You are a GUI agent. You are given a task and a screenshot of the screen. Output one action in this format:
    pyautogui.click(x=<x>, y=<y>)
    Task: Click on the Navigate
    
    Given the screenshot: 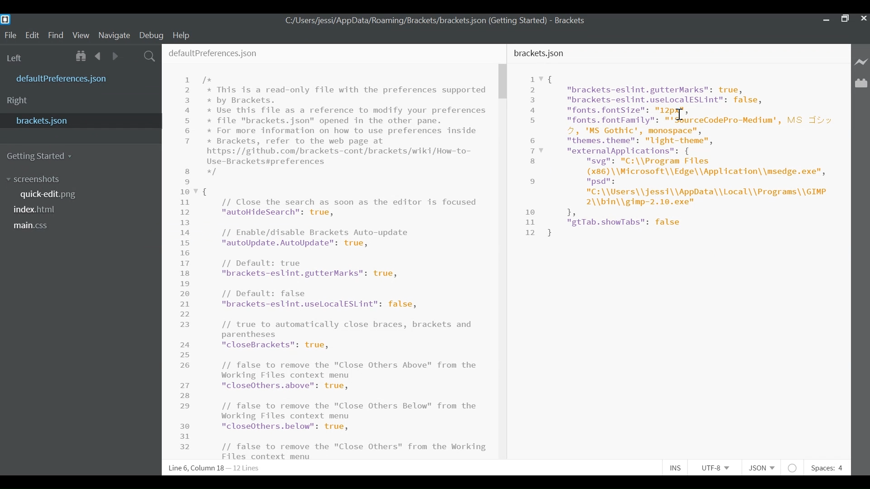 What is the action you would take?
    pyautogui.click(x=115, y=34)
    